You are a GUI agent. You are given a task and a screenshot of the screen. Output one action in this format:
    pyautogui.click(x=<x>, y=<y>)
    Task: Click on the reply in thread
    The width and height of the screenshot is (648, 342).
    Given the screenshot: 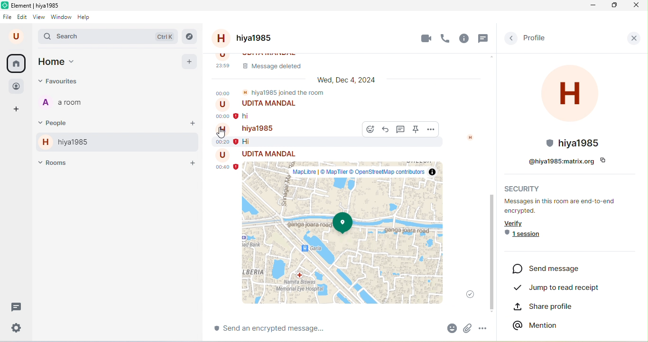 What is the action you would take?
    pyautogui.click(x=386, y=130)
    